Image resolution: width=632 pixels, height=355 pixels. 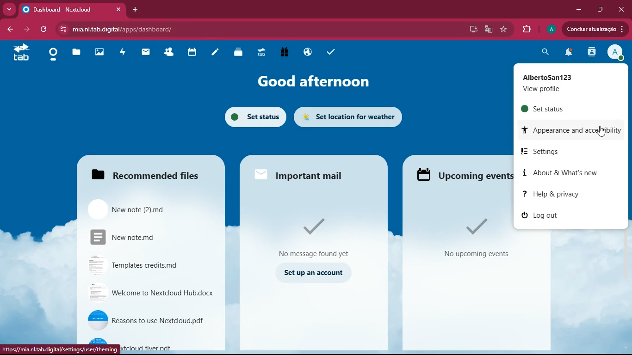 I want to click on New note (2).md, so click(x=142, y=208).